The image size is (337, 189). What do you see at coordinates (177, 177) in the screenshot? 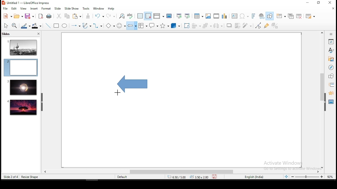
I see `8.60/-0.26` at bounding box center [177, 177].